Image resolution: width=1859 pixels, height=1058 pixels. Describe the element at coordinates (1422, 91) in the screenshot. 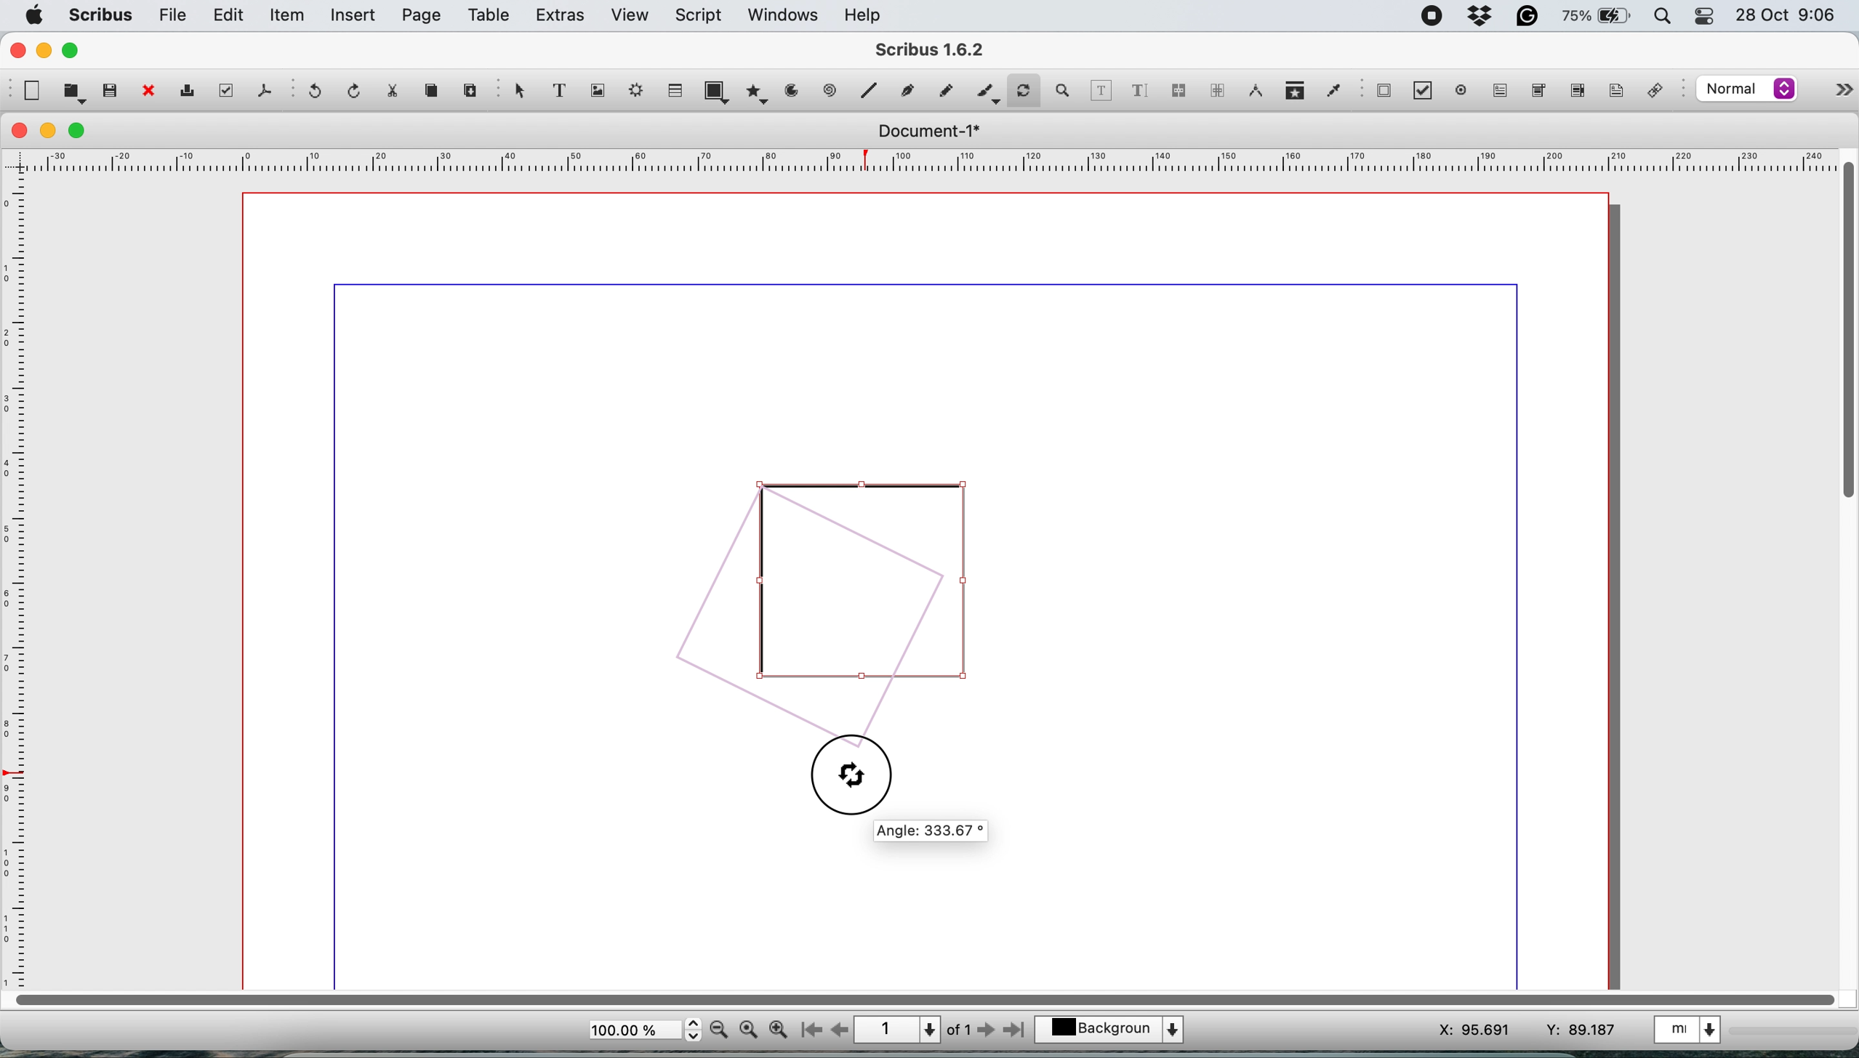

I see `pdf check box` at that location.